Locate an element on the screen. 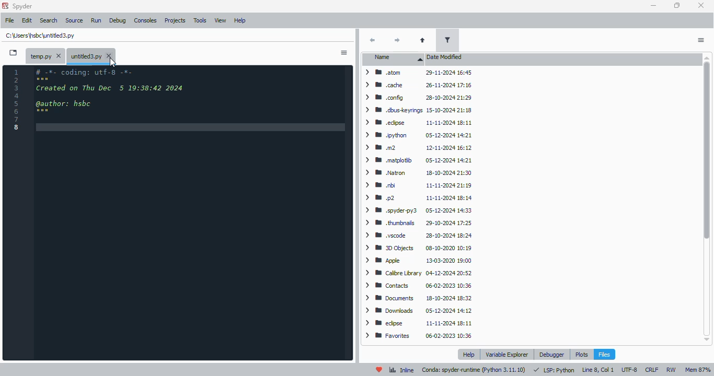 The image size is (714, 376). > BB Calibre Library 04-12-2024 20:52 is located at coordinates (416, 273).